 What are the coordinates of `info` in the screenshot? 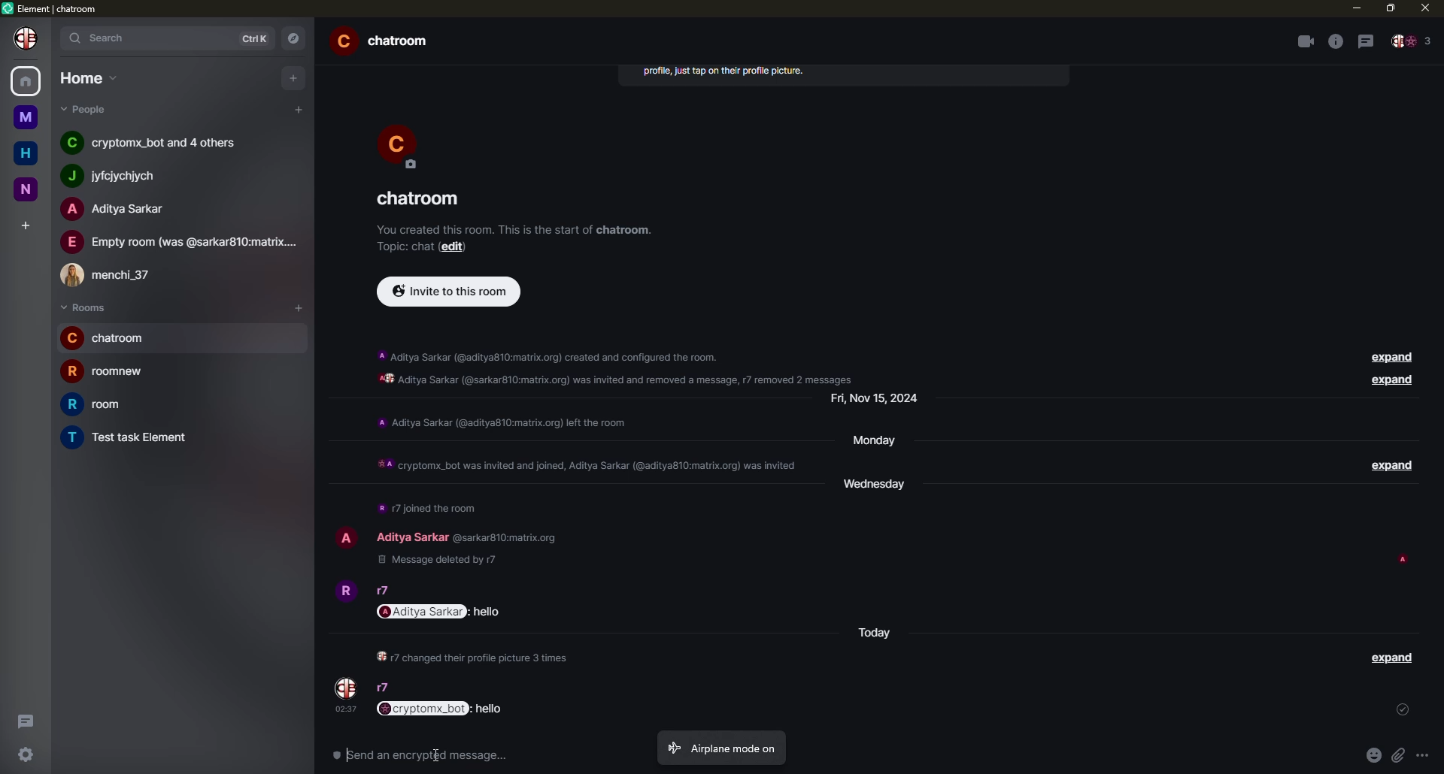 It's located at (723, 73).